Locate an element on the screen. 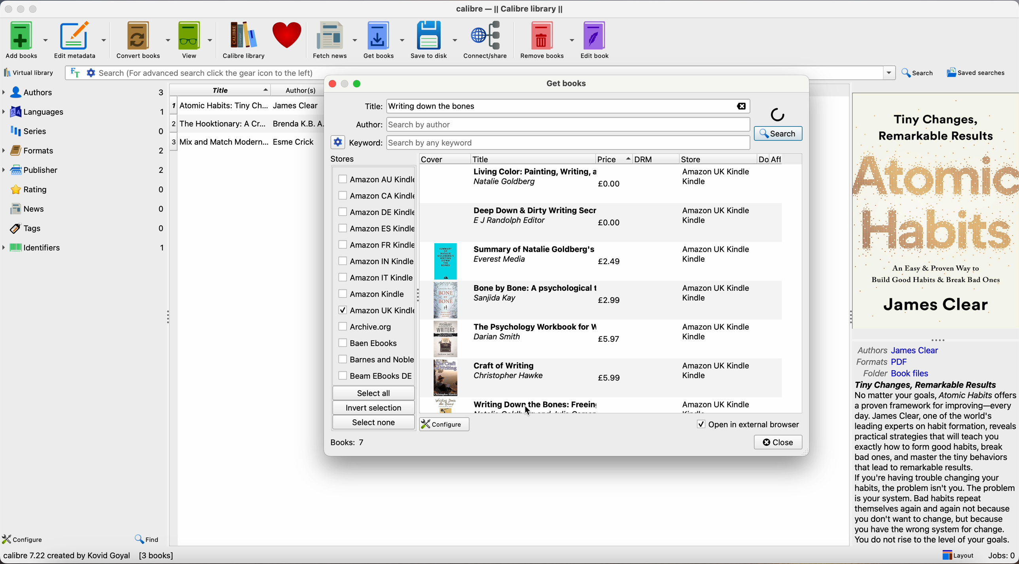 The image size is (1019, 564). book icon is located at coordinates (445, 301).